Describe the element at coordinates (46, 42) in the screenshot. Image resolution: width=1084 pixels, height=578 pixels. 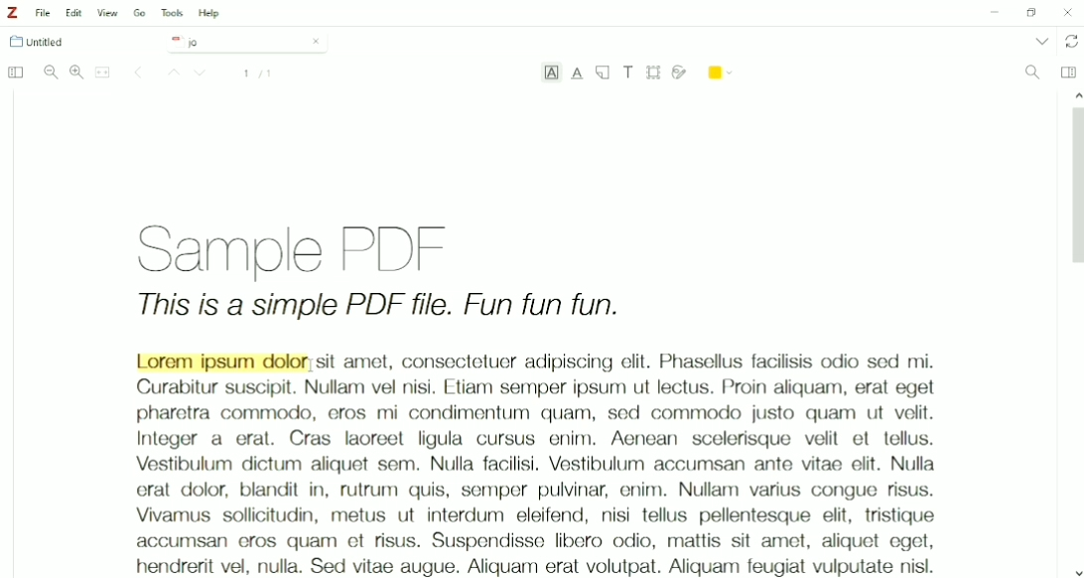
I see `Untitled` at that location.